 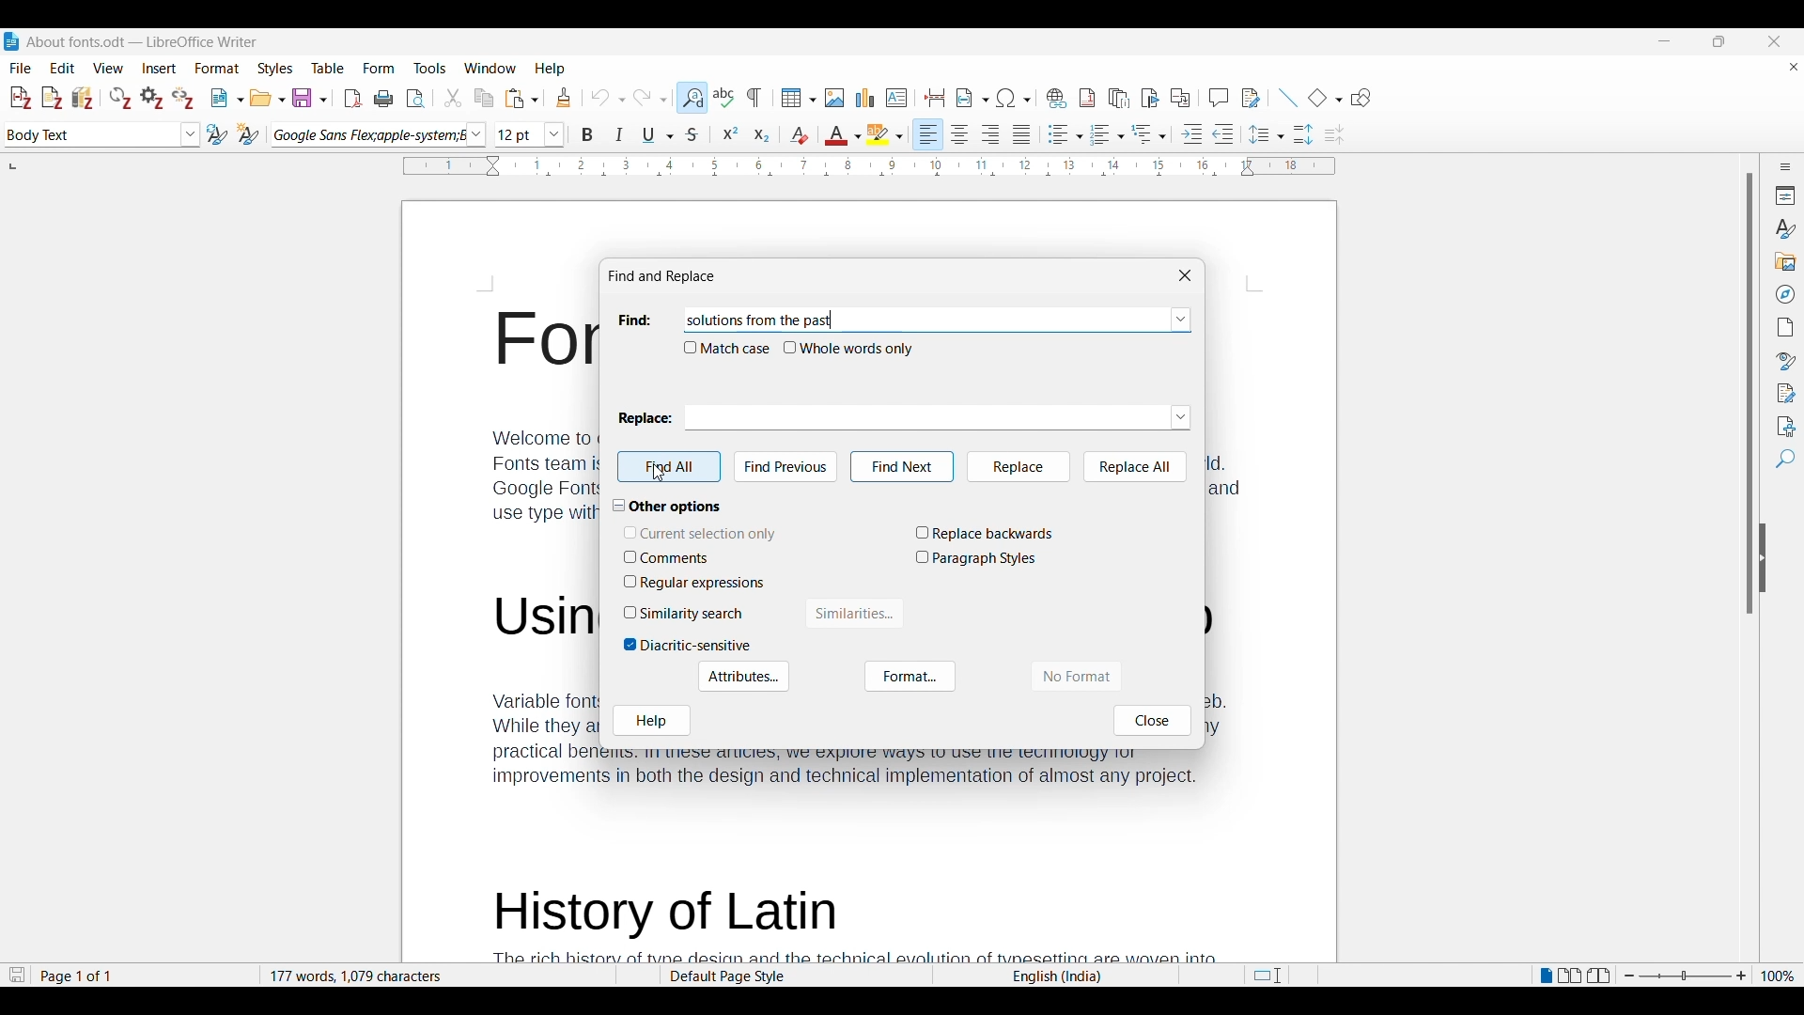 What do you see at coordinates (991, 134) in the screenshot?
I see `Align to right` at bounding box center [991, 134].